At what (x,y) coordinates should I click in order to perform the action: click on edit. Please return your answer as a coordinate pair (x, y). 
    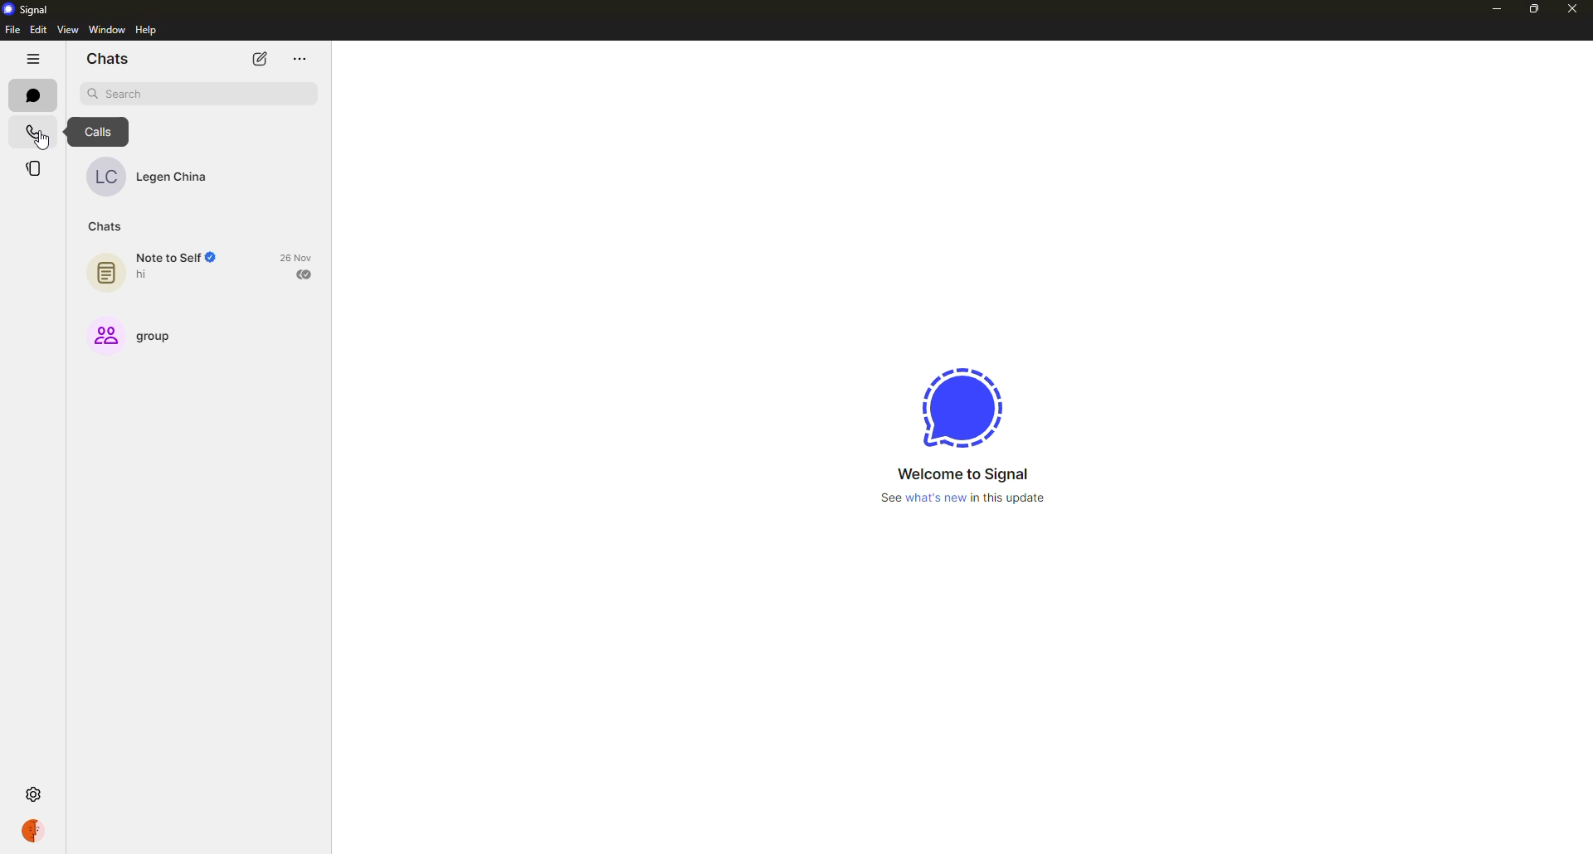
    Looking at the image, I should click on (39, 29).